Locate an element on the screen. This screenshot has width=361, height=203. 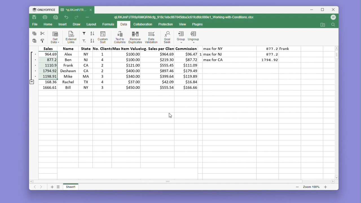
Layout is located at coordinates (92, 24).